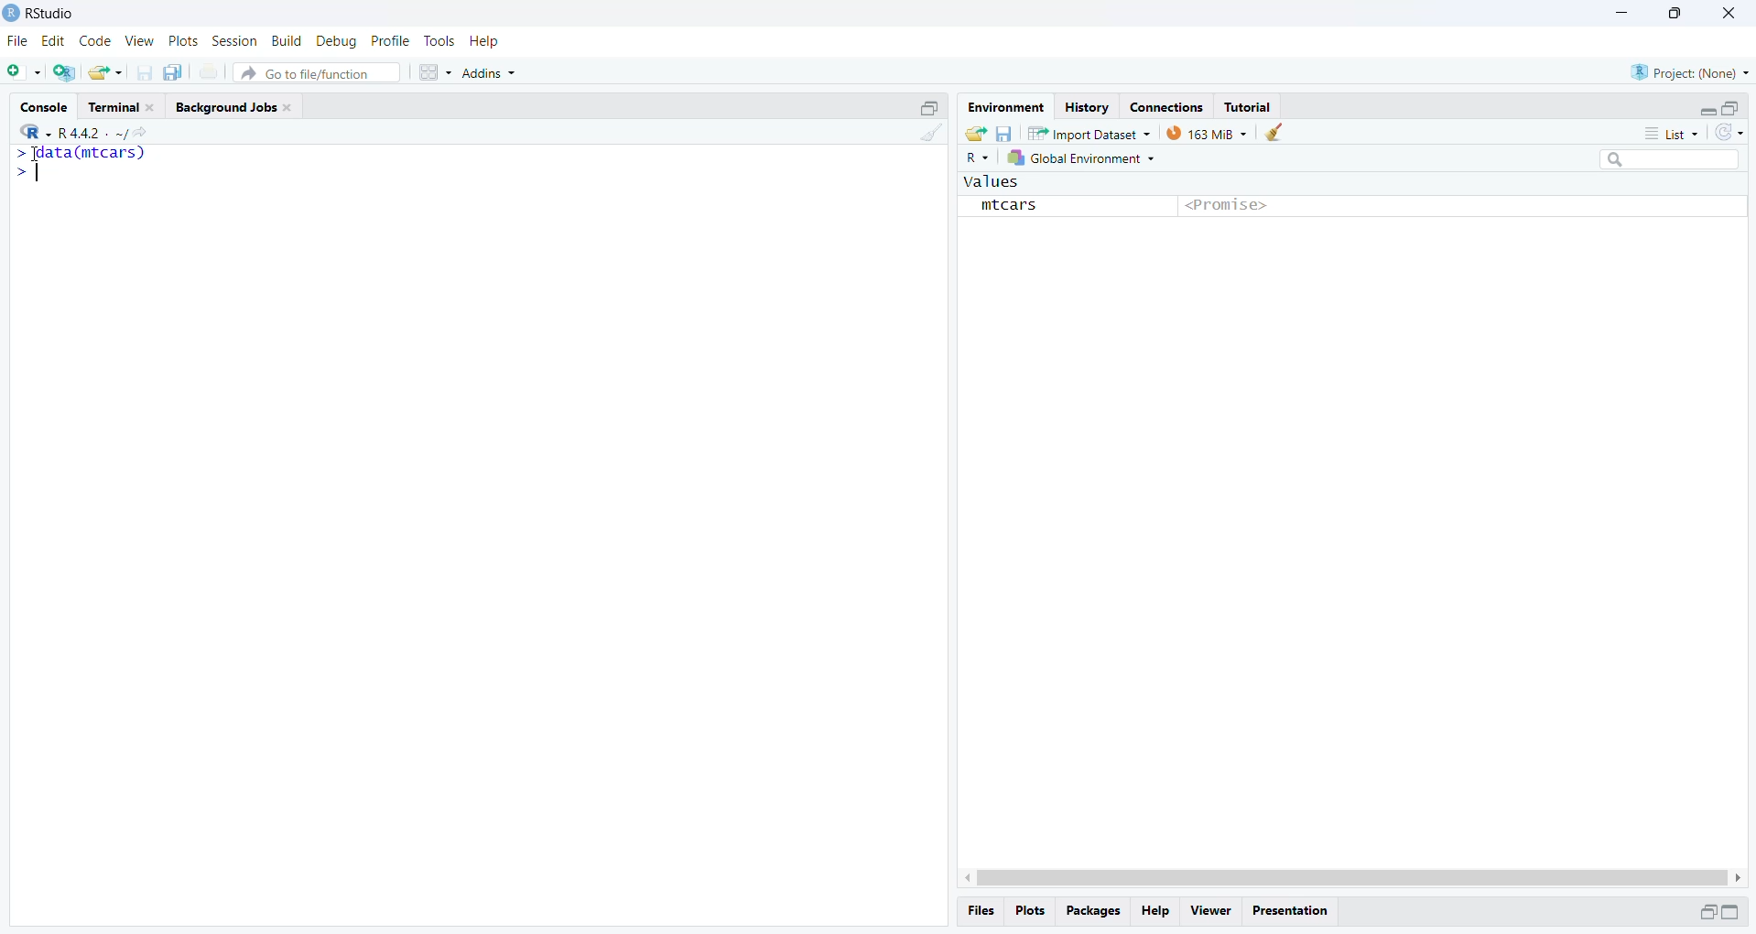 The height and width of the screenshot is (934, 1756). Describe the element at coordinates (1741, 877) in the screenshot. I see `scroll right` at that location.